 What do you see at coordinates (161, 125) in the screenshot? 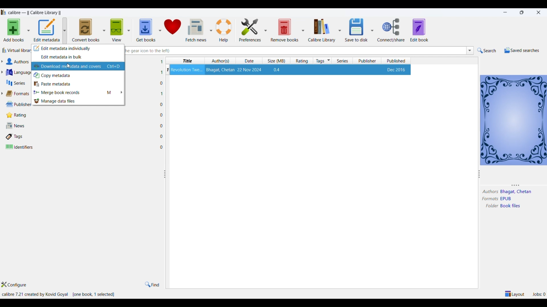
I see `0` at bounding box center [161, 125].